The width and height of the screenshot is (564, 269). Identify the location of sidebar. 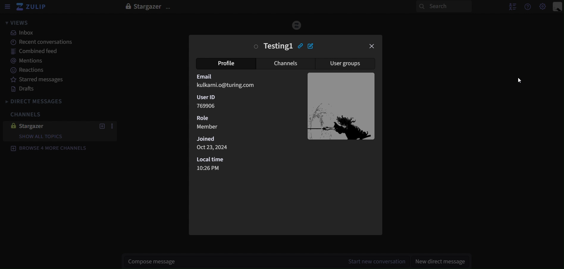
(8, 7).